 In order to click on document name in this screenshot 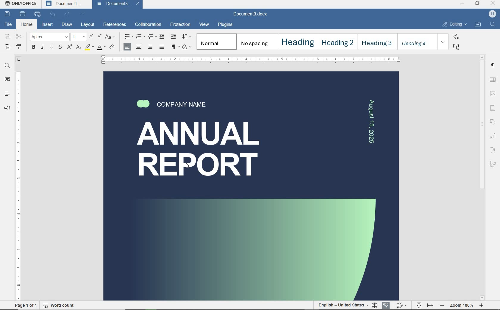, I will do `click(250, 14)`.